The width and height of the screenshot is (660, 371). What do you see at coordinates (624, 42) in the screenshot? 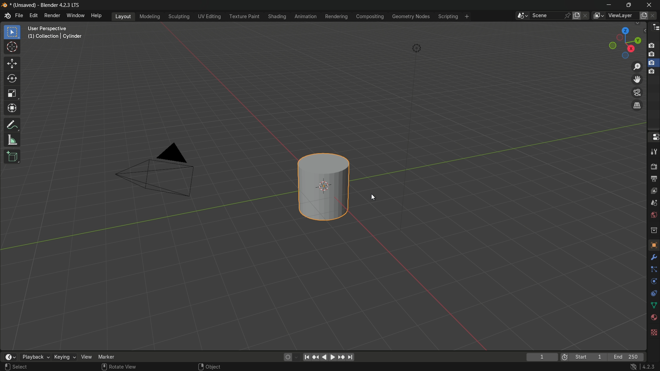
I see `rotate or preset viewpoint` at bounding box center [624, 42].